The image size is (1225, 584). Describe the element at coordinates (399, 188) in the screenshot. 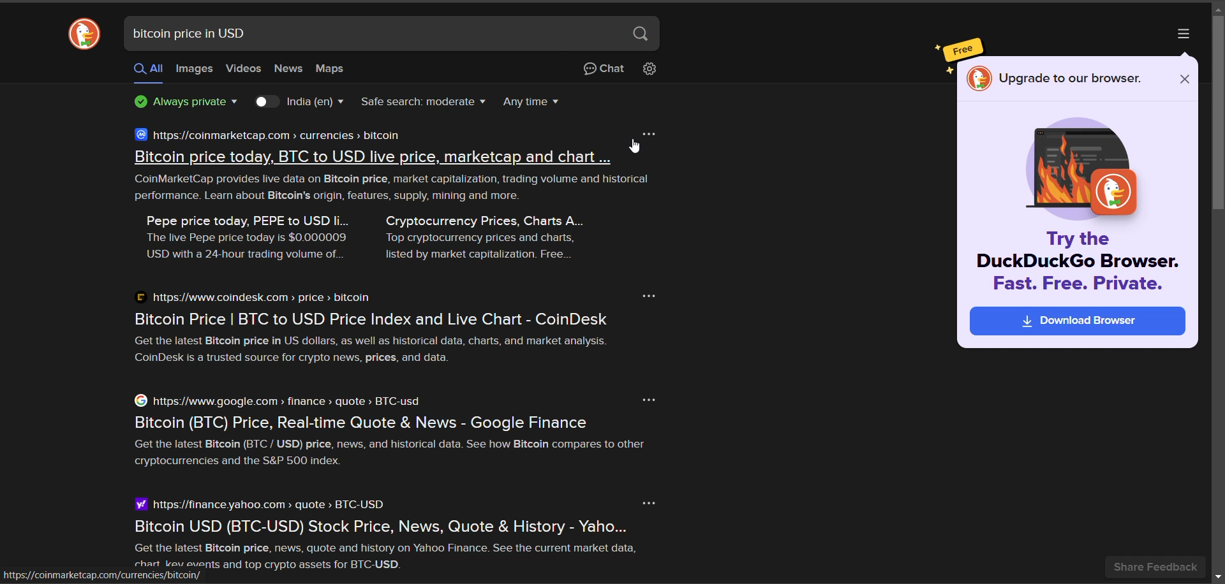

I see `CoinMarketCap provides live data on Bitcoin price, market capitalization, trading volume and historical
performance. Learn about Bitcoin's origin, features, supply, mining and more.` at that location.